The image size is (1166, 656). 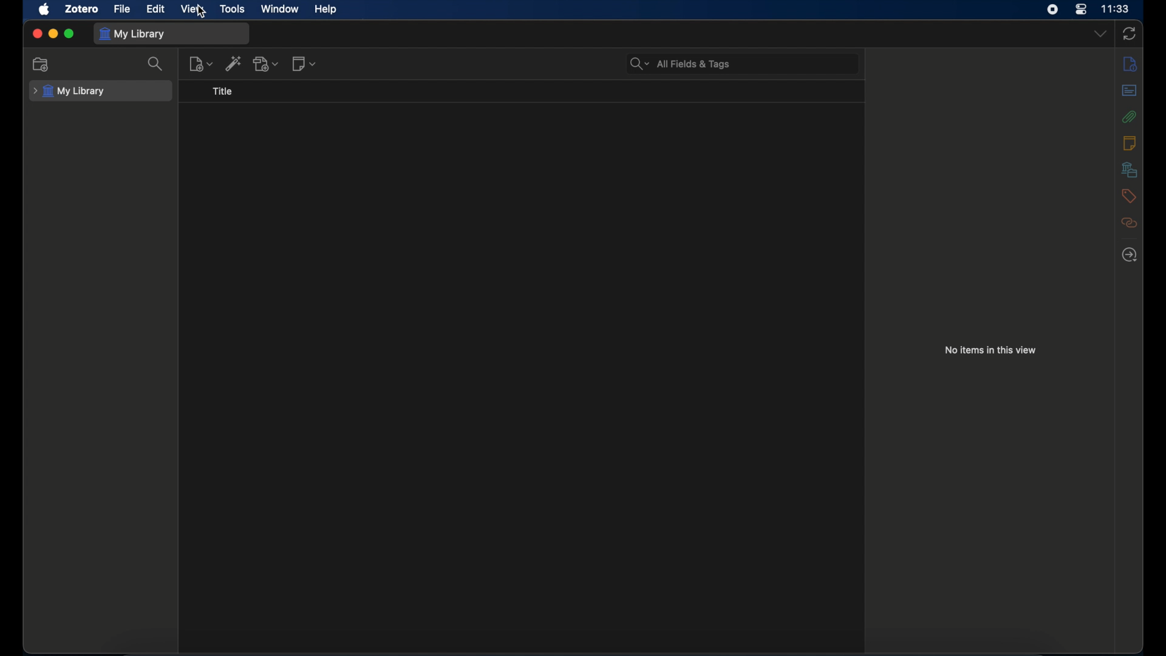 What do you see at coordinates (265, 64) in the screenshot?
I see `add attachments` at bounding box center [265, 64].